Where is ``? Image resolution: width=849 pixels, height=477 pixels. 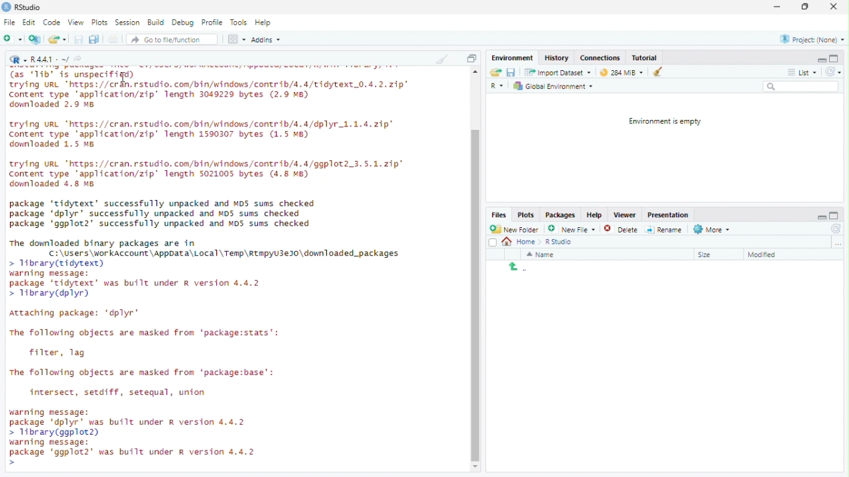
 is located at coordinates (514, 58).